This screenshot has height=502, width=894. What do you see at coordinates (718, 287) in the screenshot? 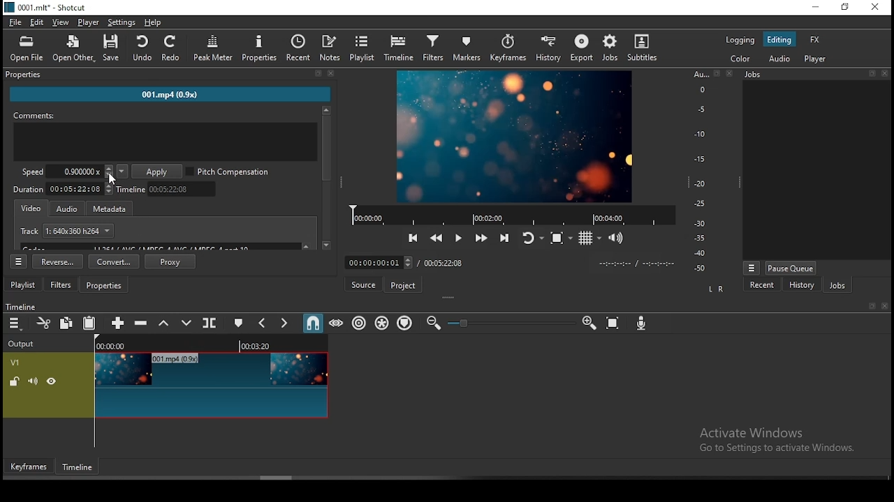
I see `LR` at bounding box center [718, 287].